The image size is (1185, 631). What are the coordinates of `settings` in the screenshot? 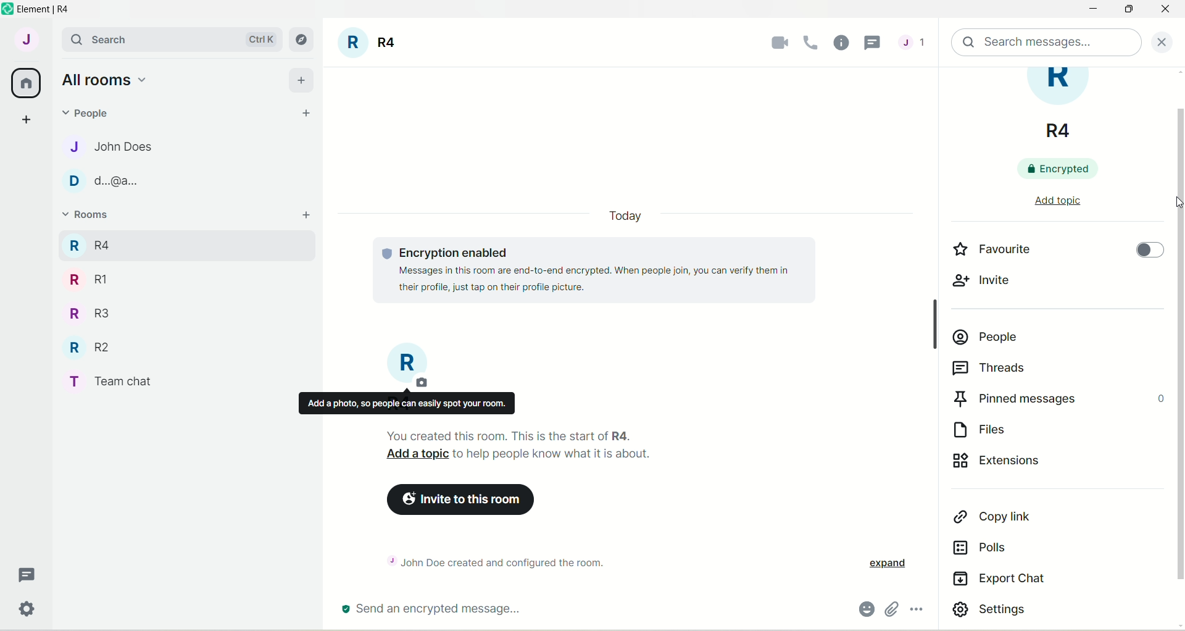 It's located at (29, 611).